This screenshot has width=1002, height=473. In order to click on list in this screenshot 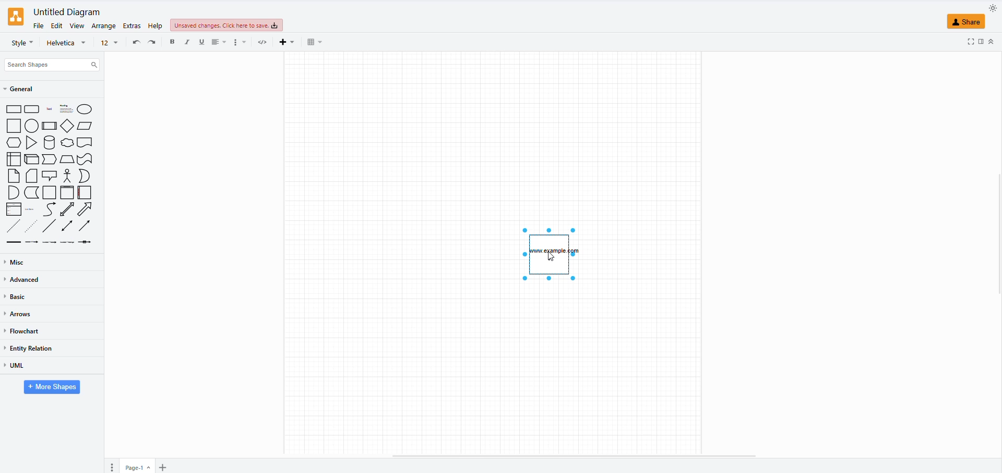, I will do `click(14, 209)`.